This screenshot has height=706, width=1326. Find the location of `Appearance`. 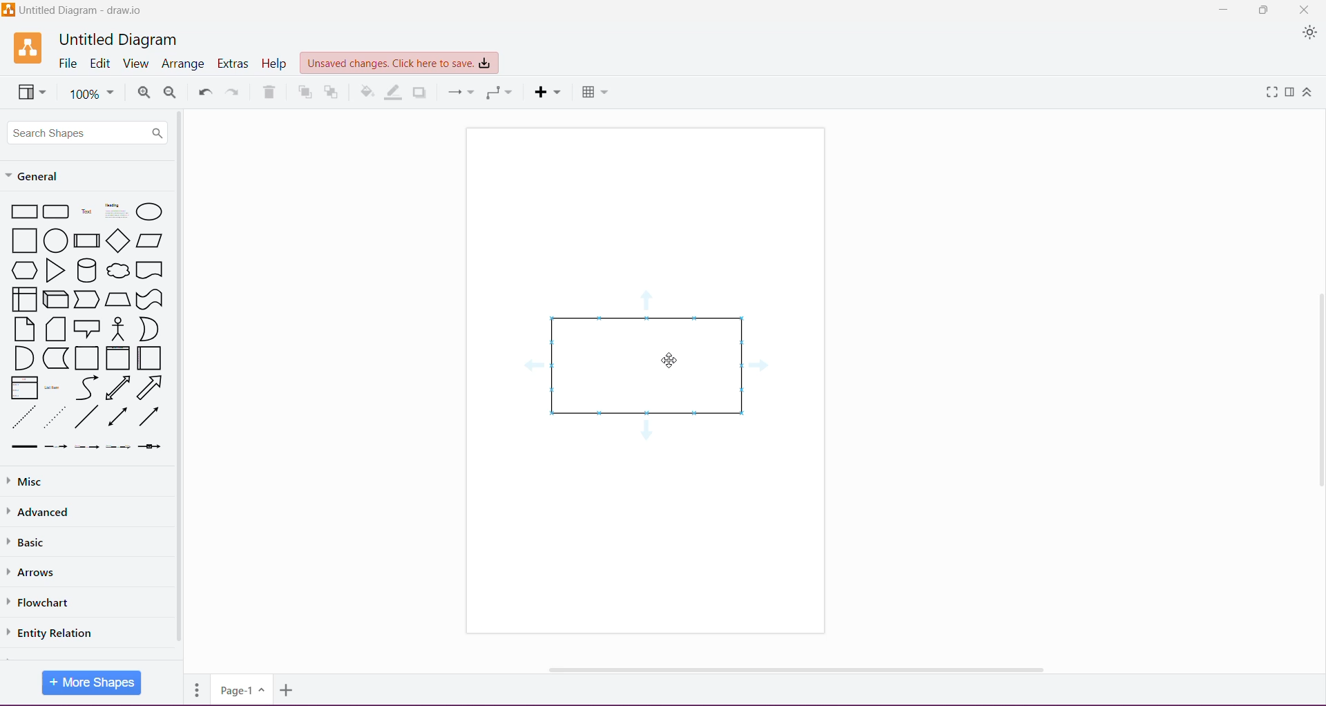

Appearance is located at coordinates (1310, 33).